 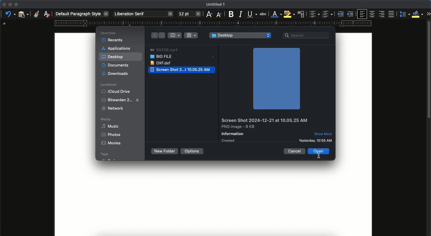 I want to click on new folder, so click(x=164, y=151).